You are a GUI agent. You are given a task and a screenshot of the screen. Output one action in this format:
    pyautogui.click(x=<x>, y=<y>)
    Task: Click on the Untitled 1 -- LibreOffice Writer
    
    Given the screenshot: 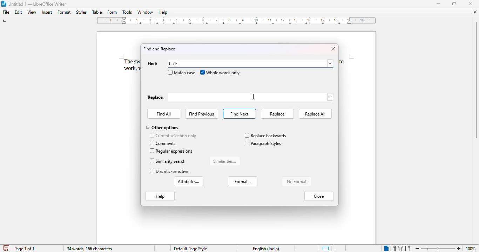 What is the action you would take?
    pyautogui.click(x=38, y=5)
    